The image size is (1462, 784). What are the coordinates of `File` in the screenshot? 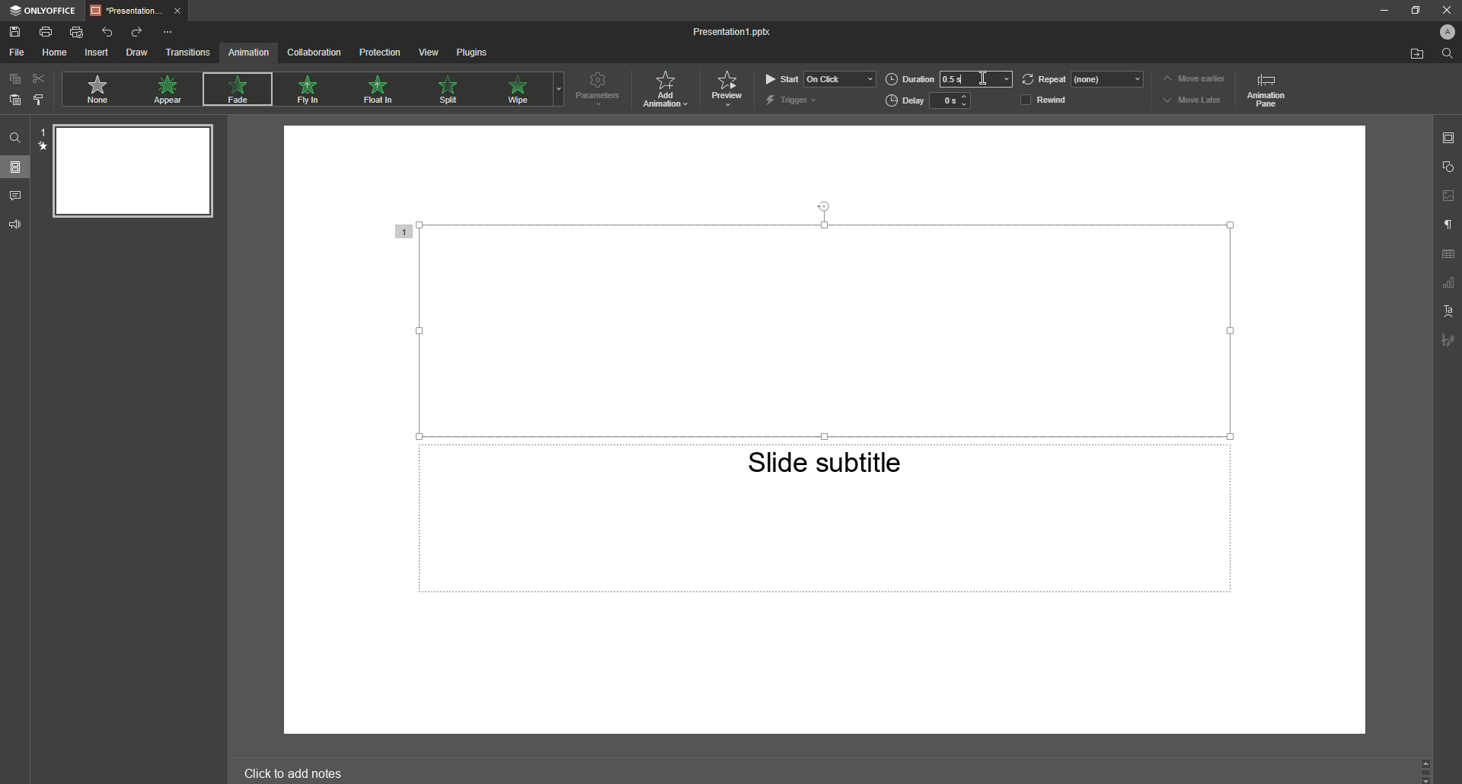 It's located at (18, 53).